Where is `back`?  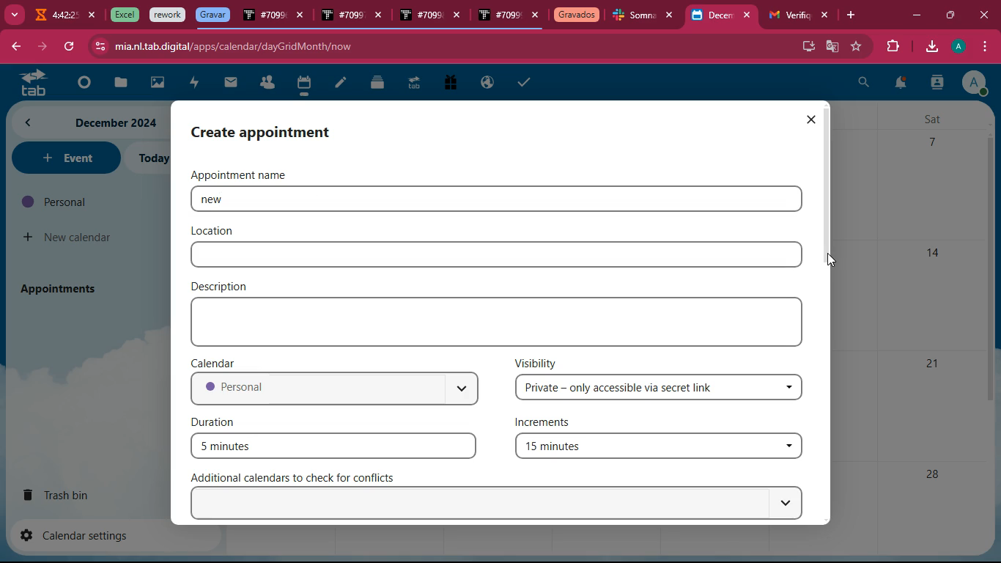 back is located at coordinates (15, 48).